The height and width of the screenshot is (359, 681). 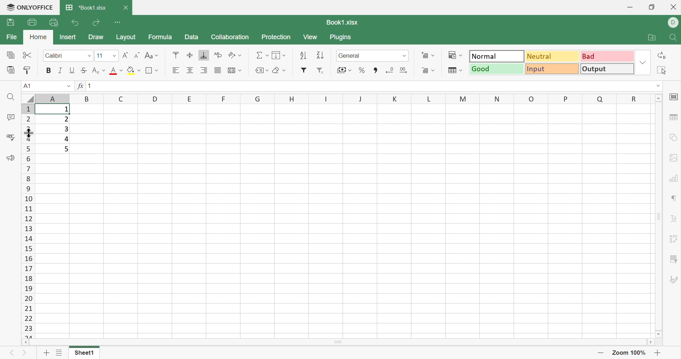 What do you see at coordinates (32, 22) in the screenshot?
I see `Print` at bounding box center [32, 22].